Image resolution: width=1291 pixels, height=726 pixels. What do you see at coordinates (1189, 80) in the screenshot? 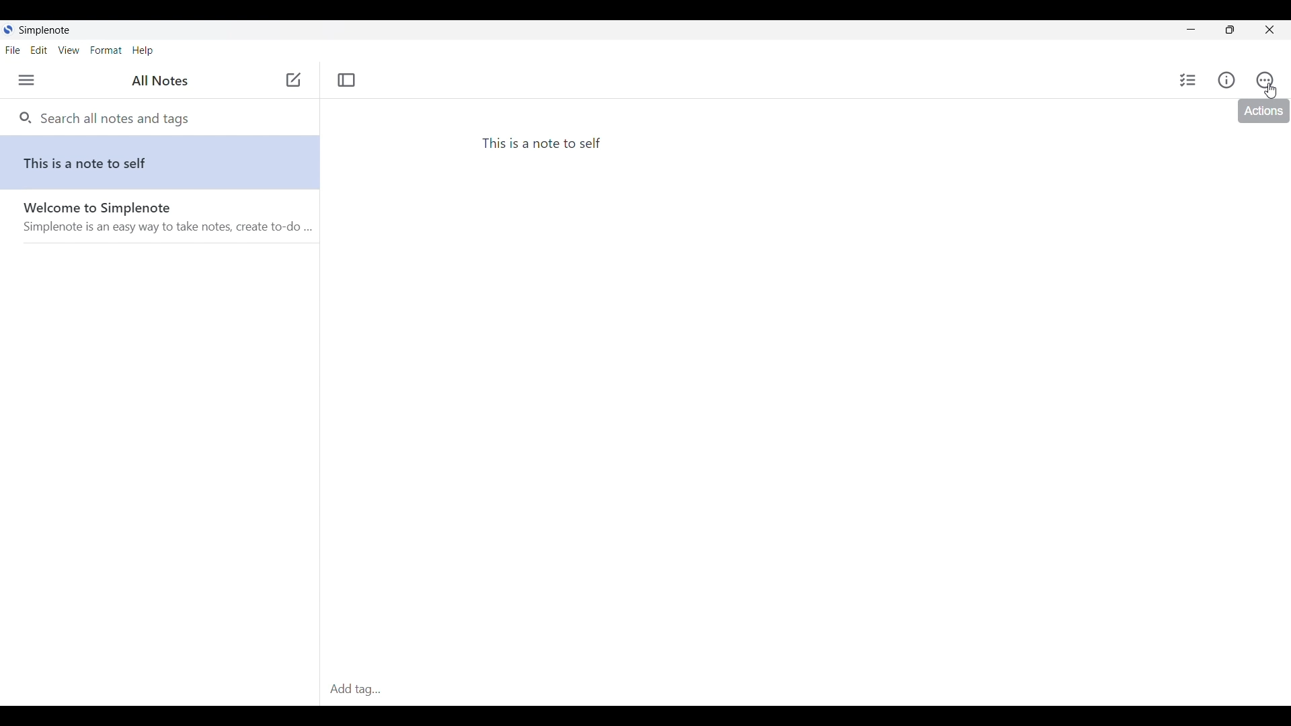
I see `Insert checklist` at bounding box center [1189, 80].